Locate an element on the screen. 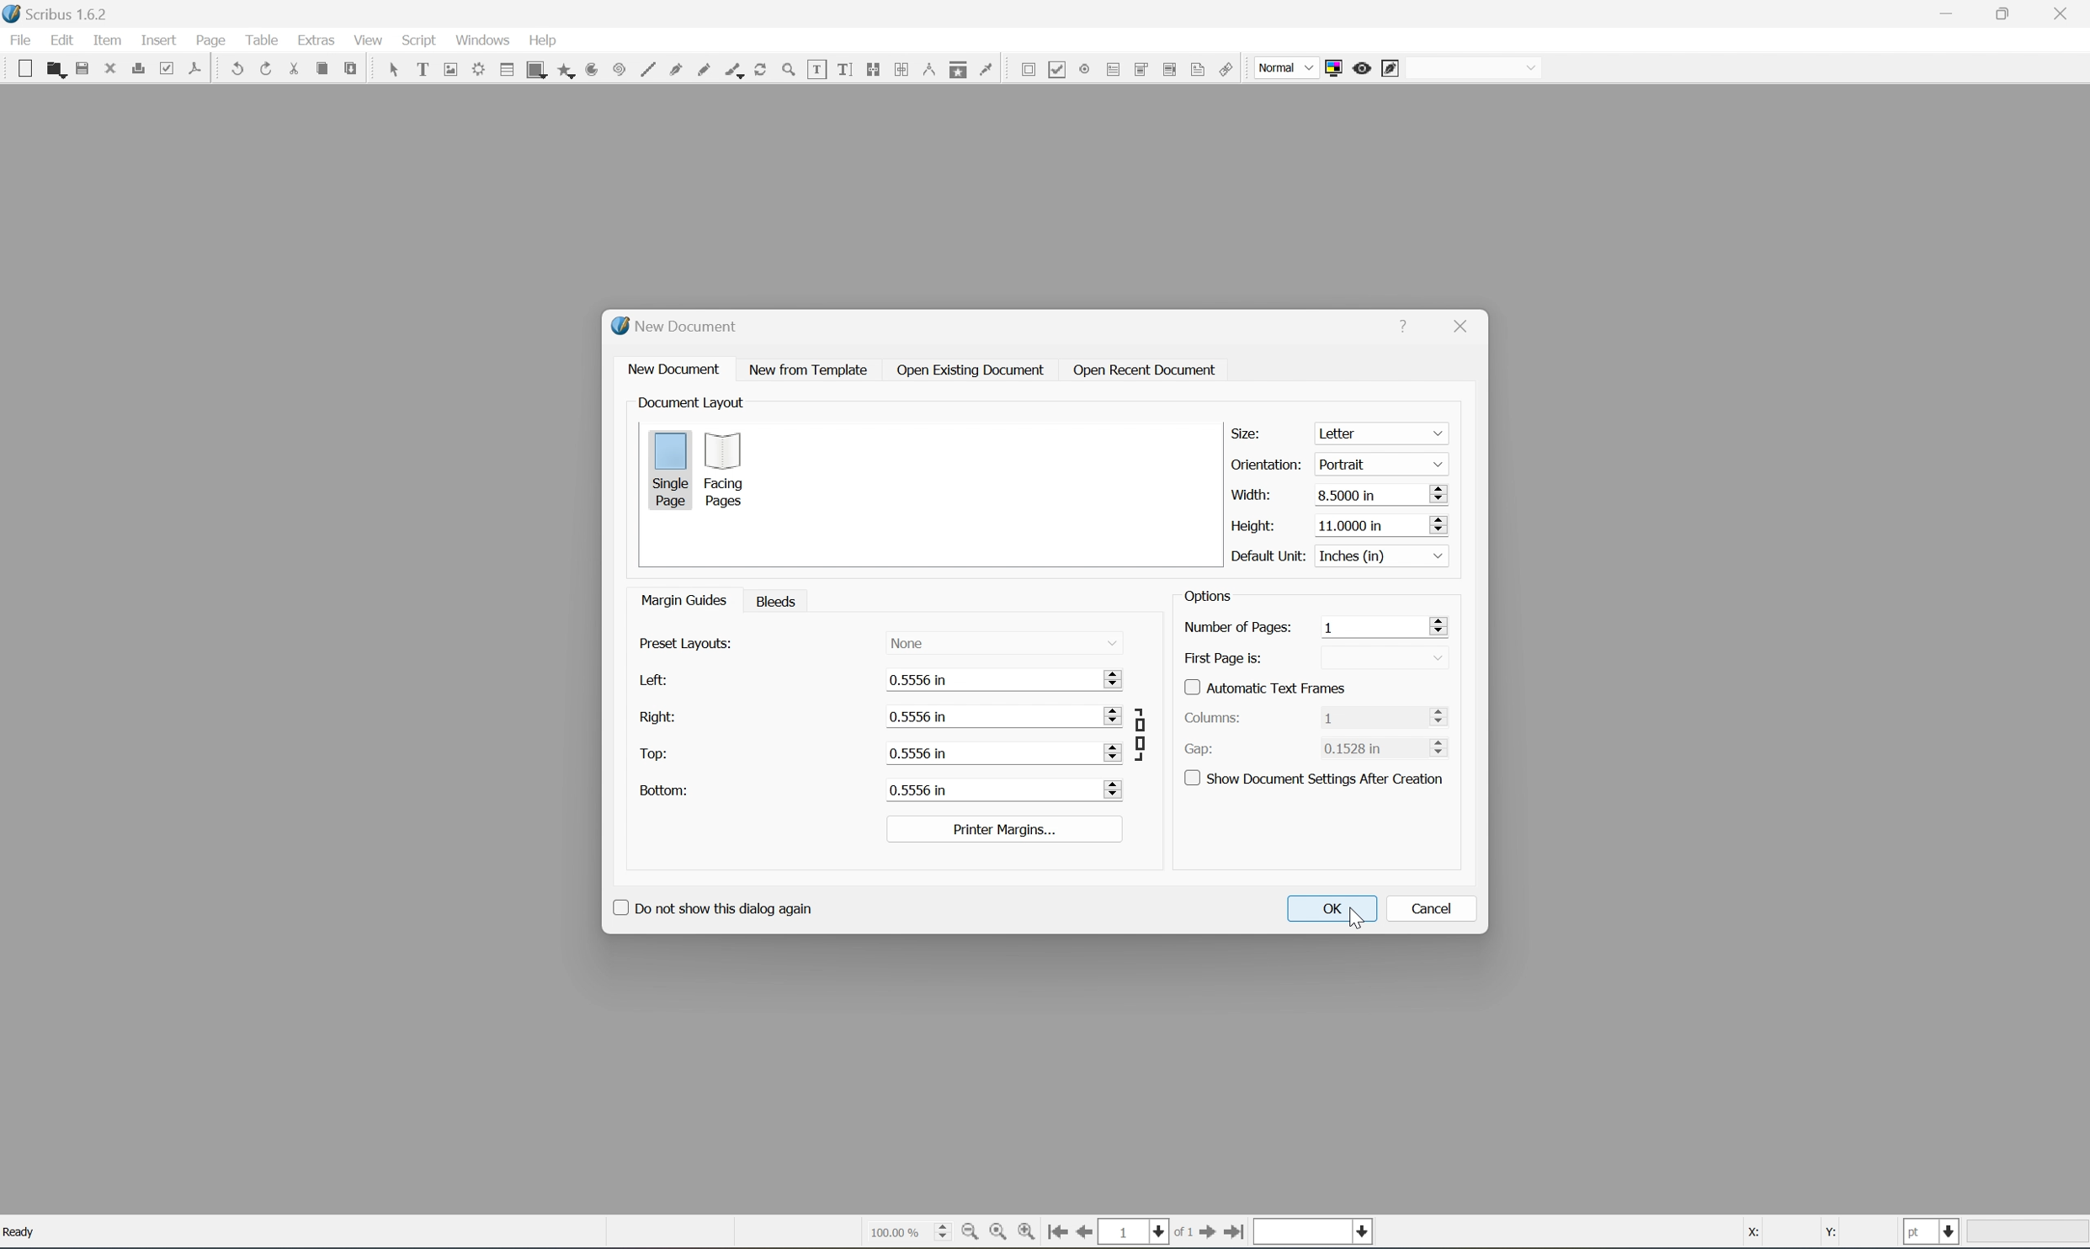 This screenshot has height=1249, width=2090. rotate item is located at coordinates (761, 69).